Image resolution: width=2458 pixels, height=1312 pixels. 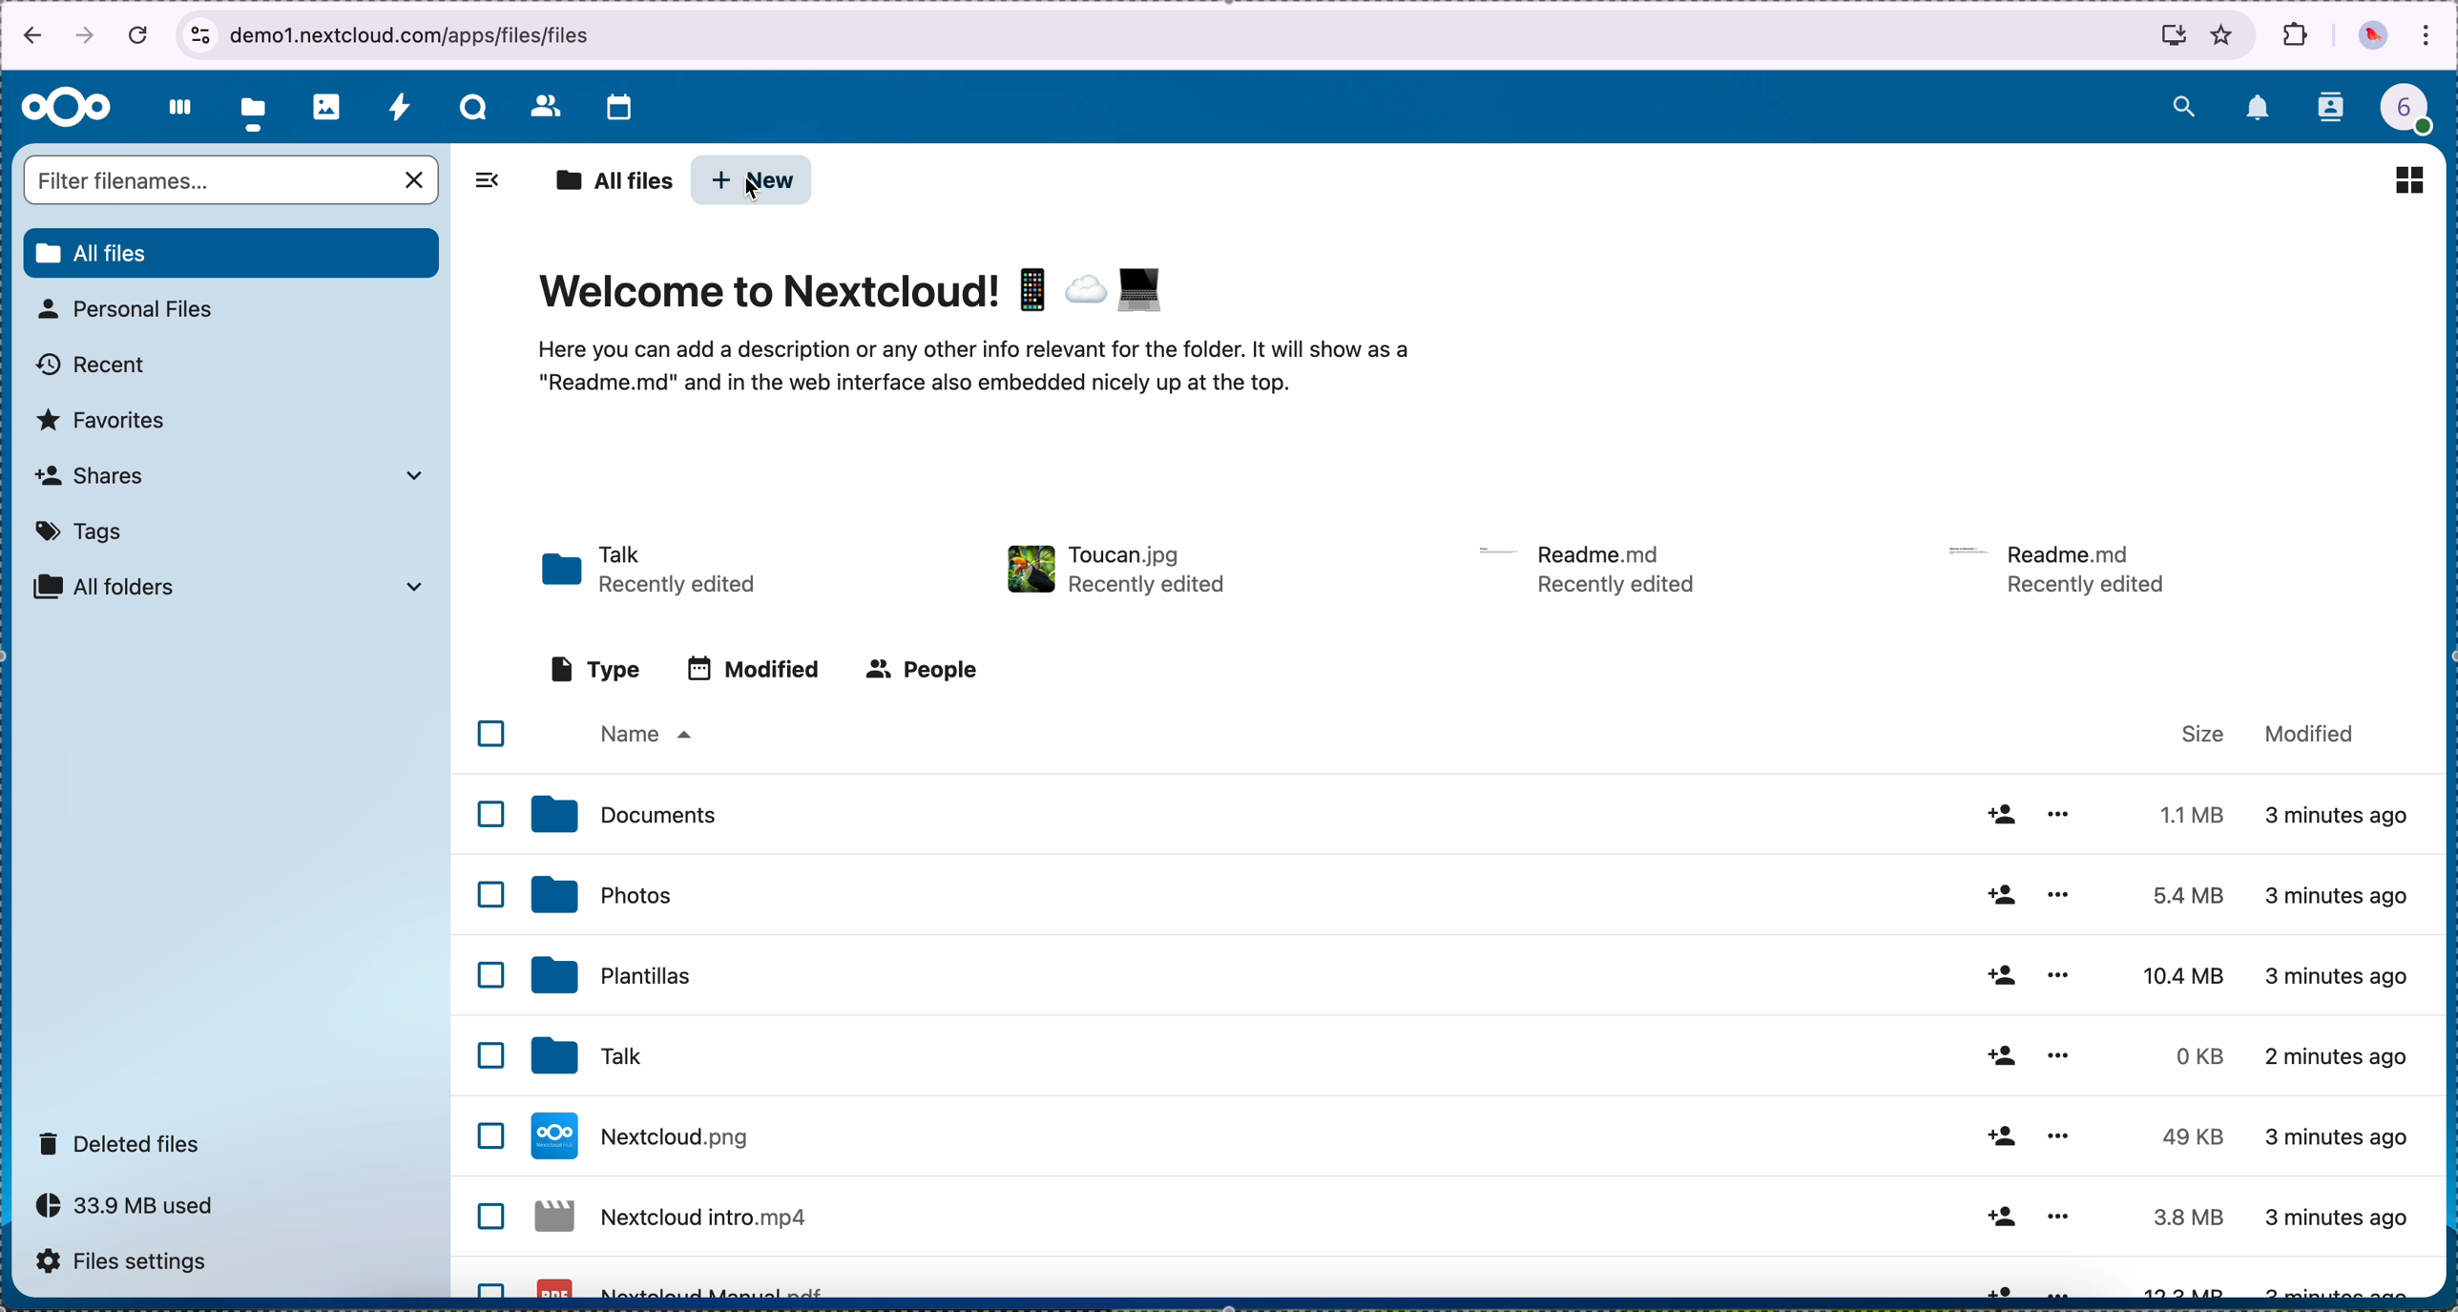 What do you see at coordinates (234, 254) in the screenshot?
I see `all files button` at bounding box center [234, 254].